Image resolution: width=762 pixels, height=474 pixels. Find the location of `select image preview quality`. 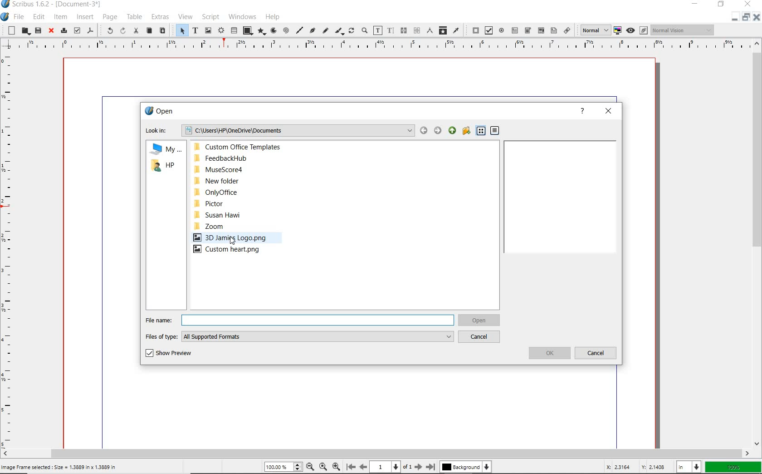

select image preview quality is located at coordinates (594, 30).